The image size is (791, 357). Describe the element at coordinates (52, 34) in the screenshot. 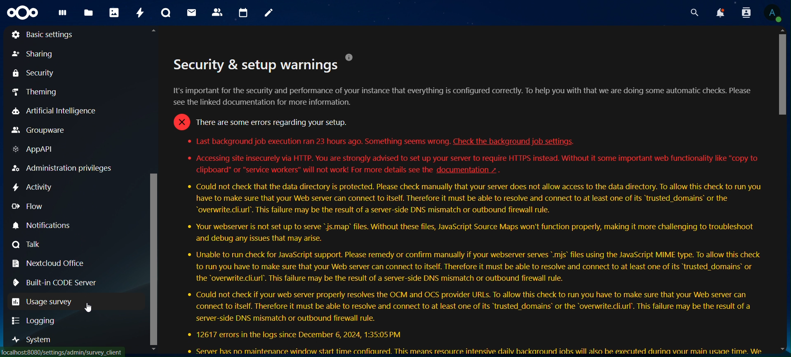

I see `basic settings` at that location.